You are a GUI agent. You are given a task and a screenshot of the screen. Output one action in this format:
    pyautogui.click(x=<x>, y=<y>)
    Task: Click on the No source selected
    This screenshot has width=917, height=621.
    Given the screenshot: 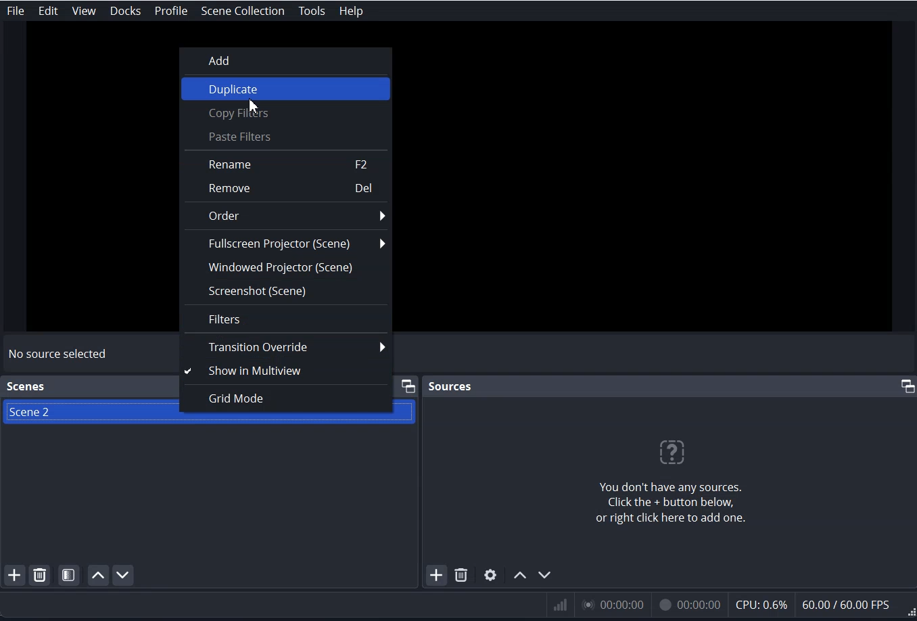 What is the action you would take?
    pyautogui.click(x=58, y=354)
    